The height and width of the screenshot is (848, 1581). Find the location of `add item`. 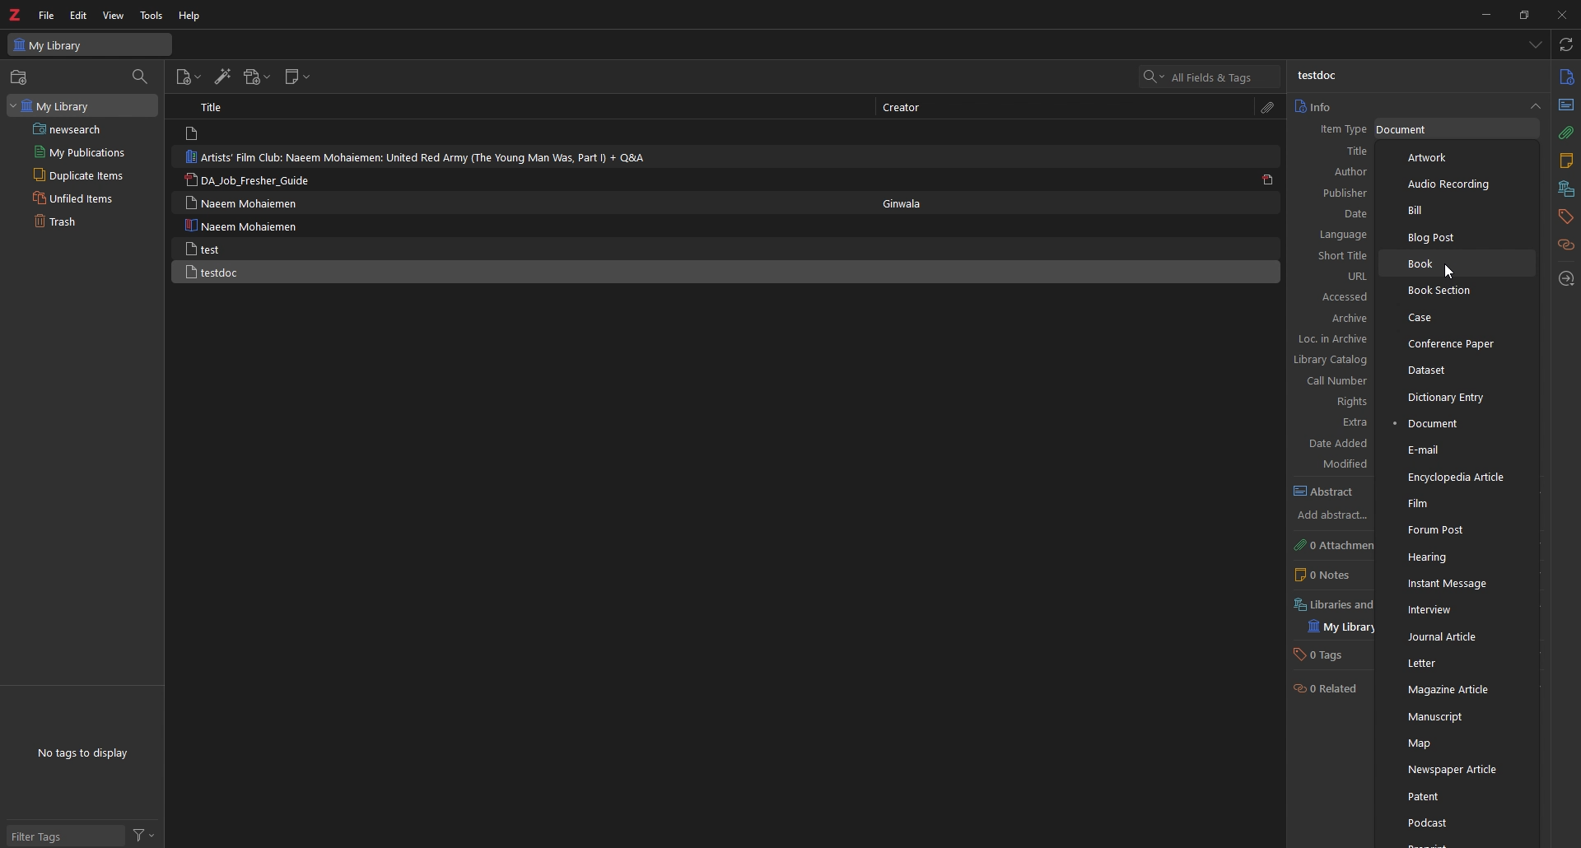

add item is located at coordinates (189, 77).